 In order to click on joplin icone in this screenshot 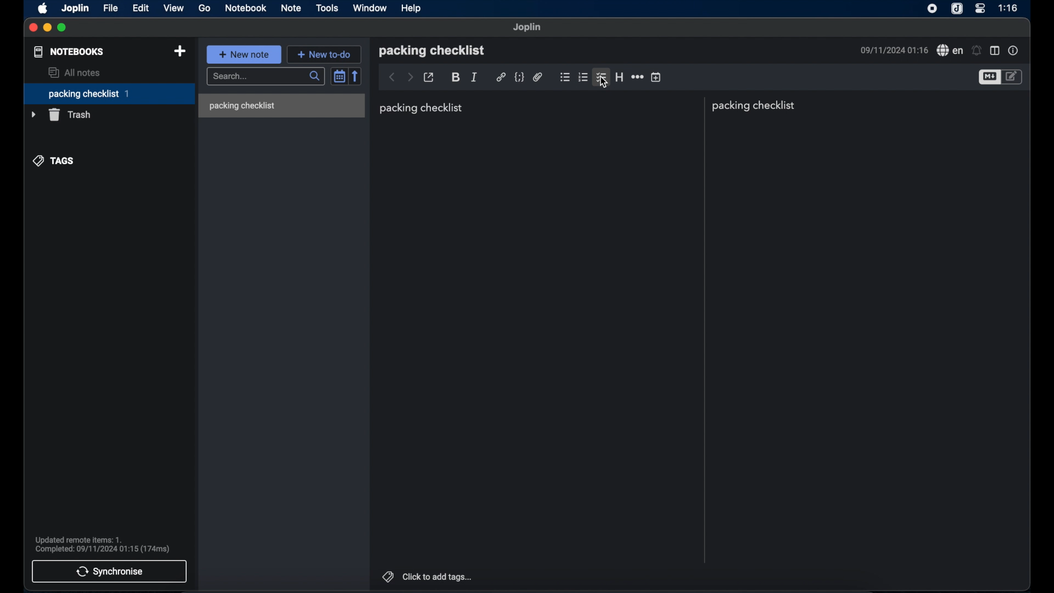, I will do `click(957, 9)`.